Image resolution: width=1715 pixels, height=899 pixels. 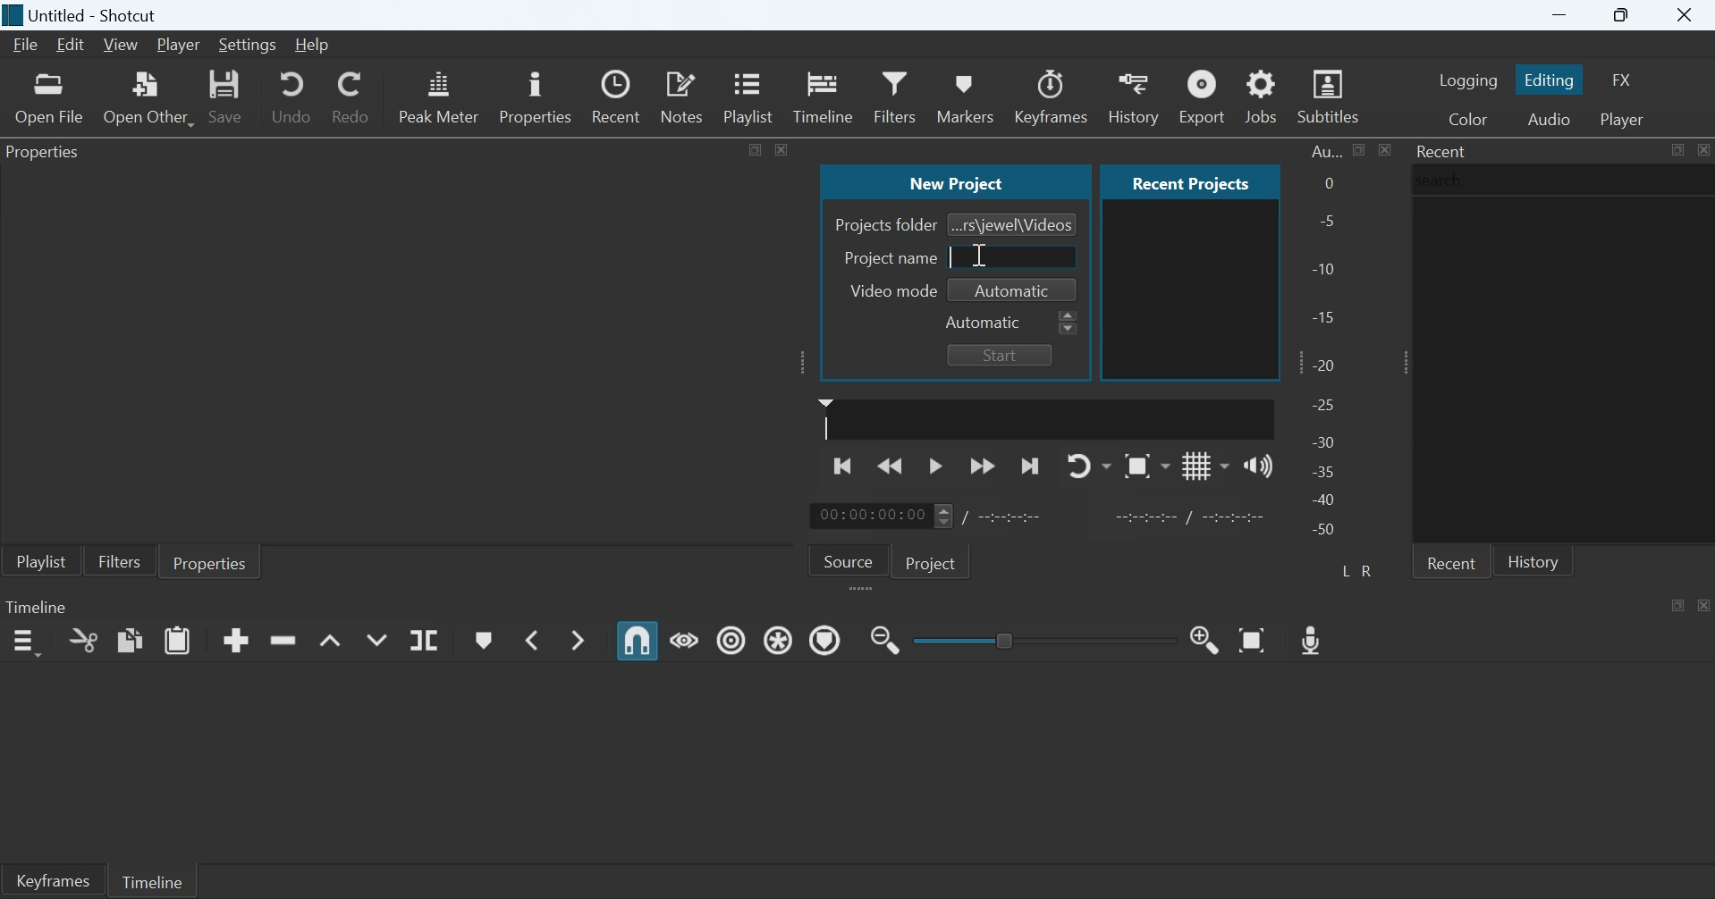 What do you see at coordinates (534, 96) in the screenshot?
I see `Properties` at bounding box center [534, 96].